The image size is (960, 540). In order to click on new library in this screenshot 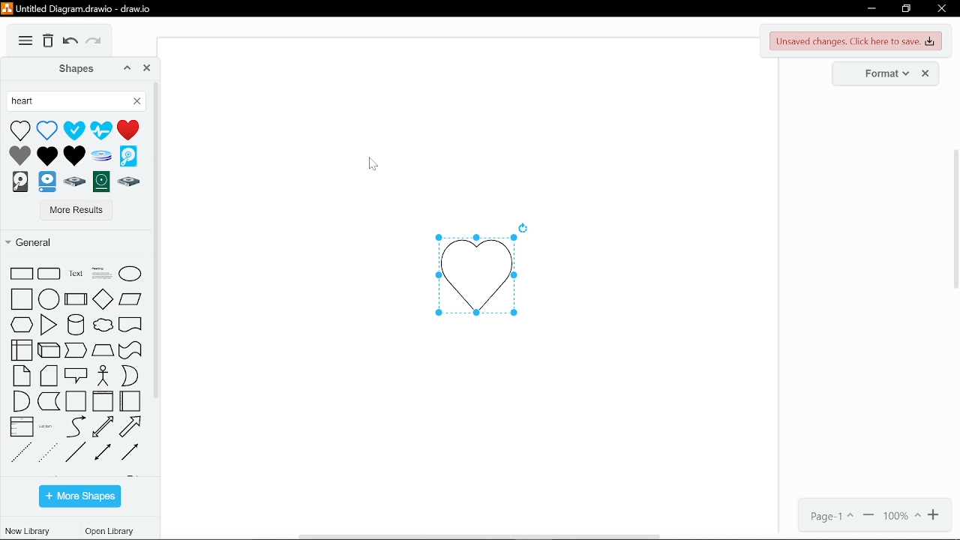, I will do `click(27, 530)`.